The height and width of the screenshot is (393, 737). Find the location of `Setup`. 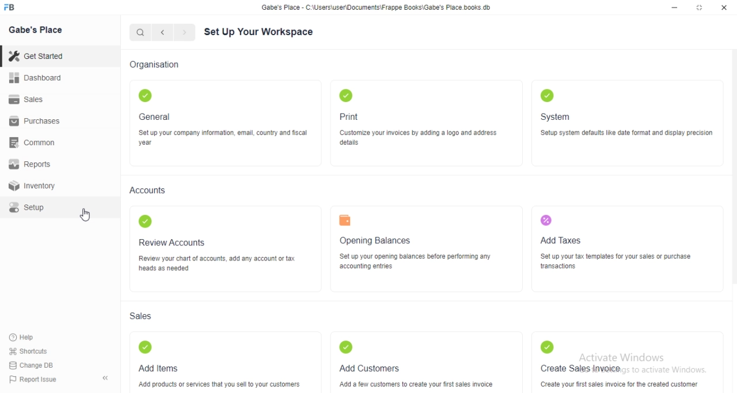

Setup is located at coordinates (39, 207).